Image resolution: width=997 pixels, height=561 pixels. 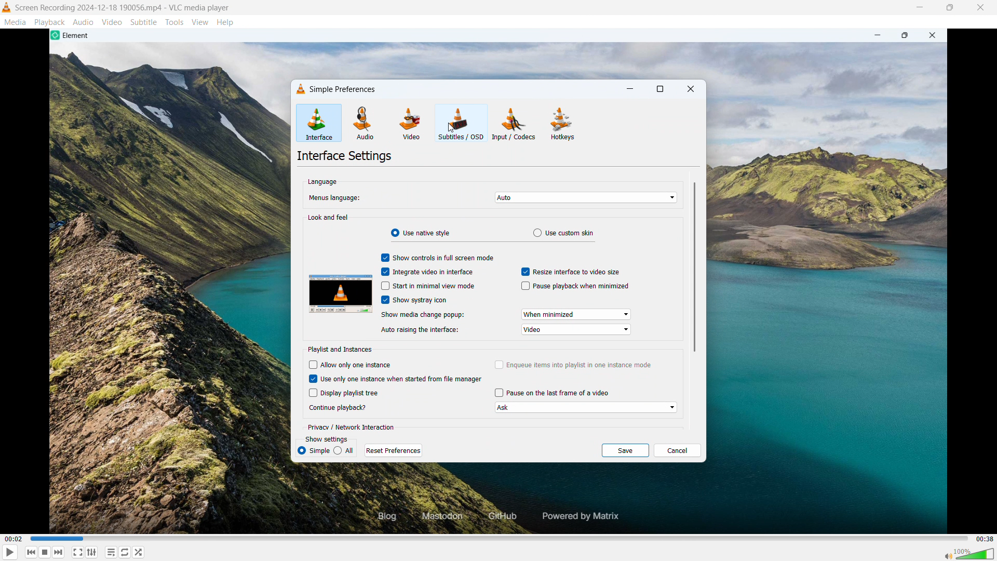 I want to click on Video duration , so click(x=985, y=539).